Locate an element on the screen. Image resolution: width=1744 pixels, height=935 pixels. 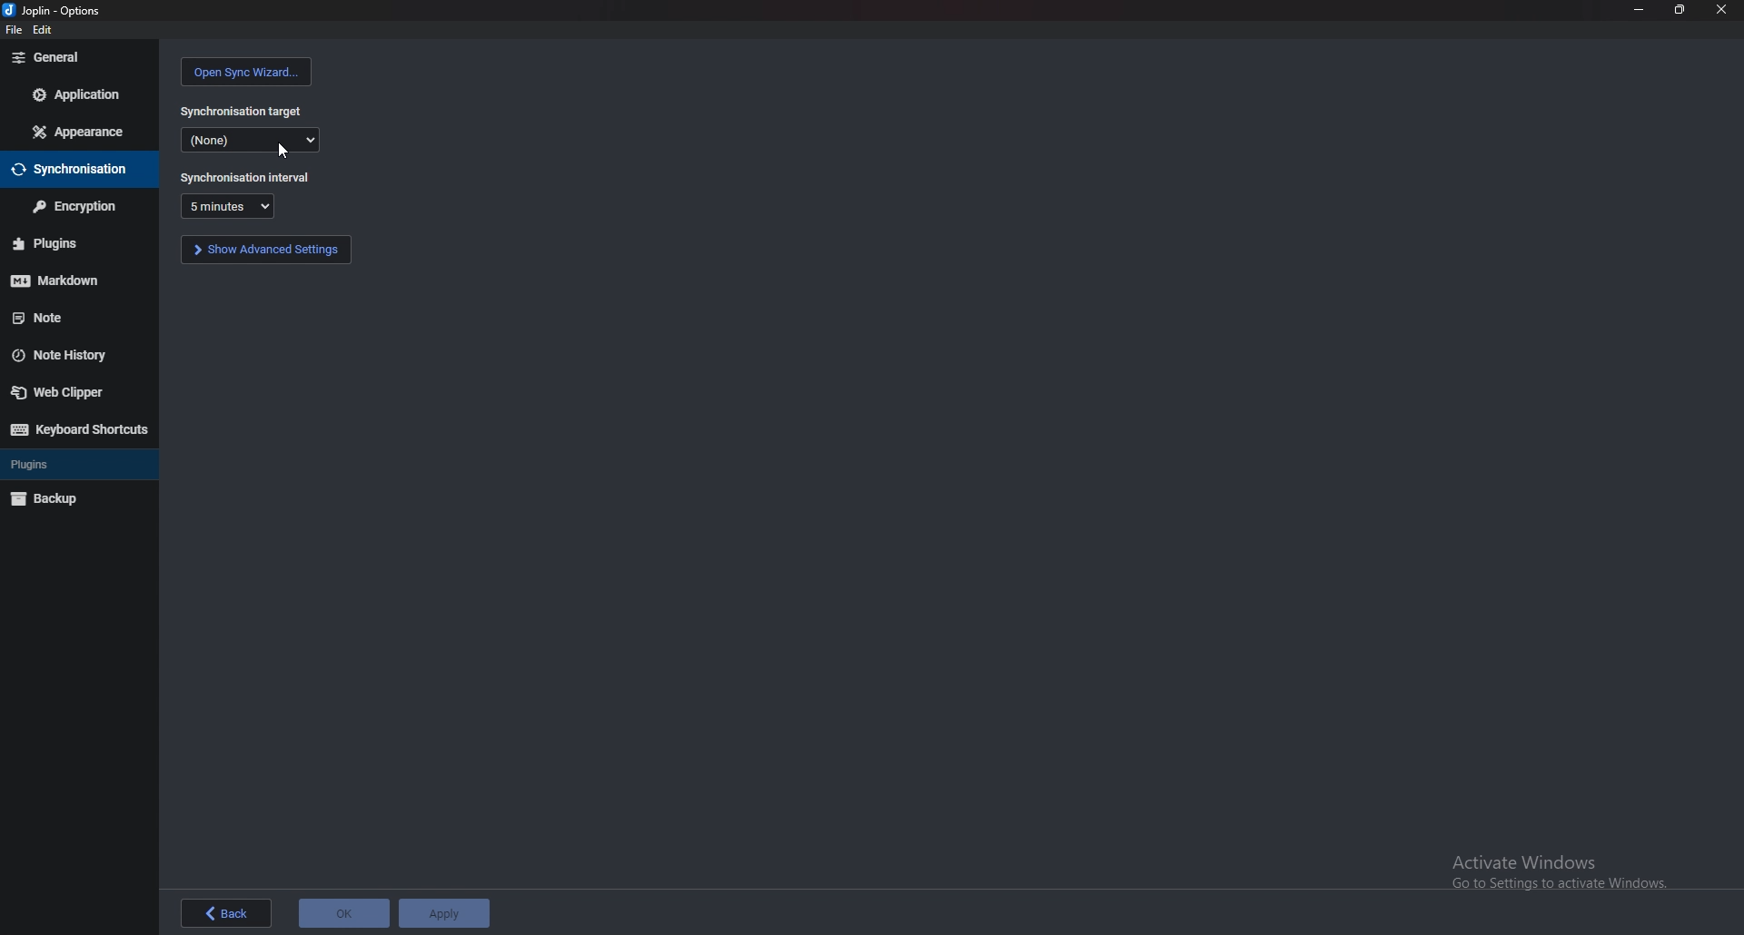
none is located at coordinates (247, 141).